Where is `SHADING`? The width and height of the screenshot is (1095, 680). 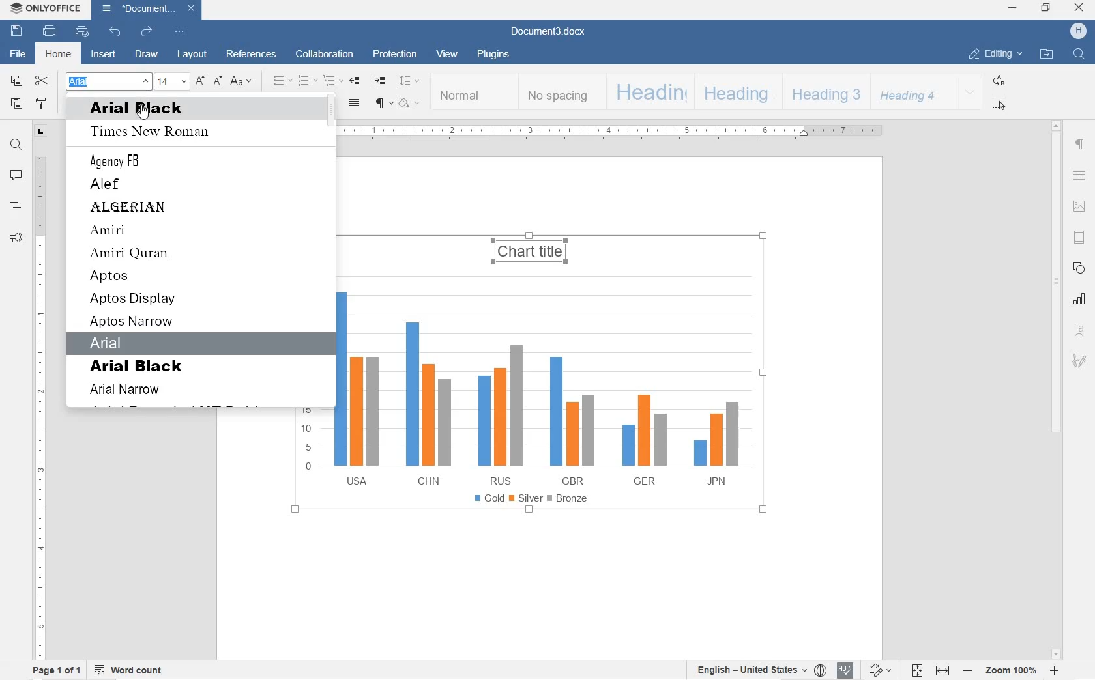 SHADING is located at coordinates (410, 103).